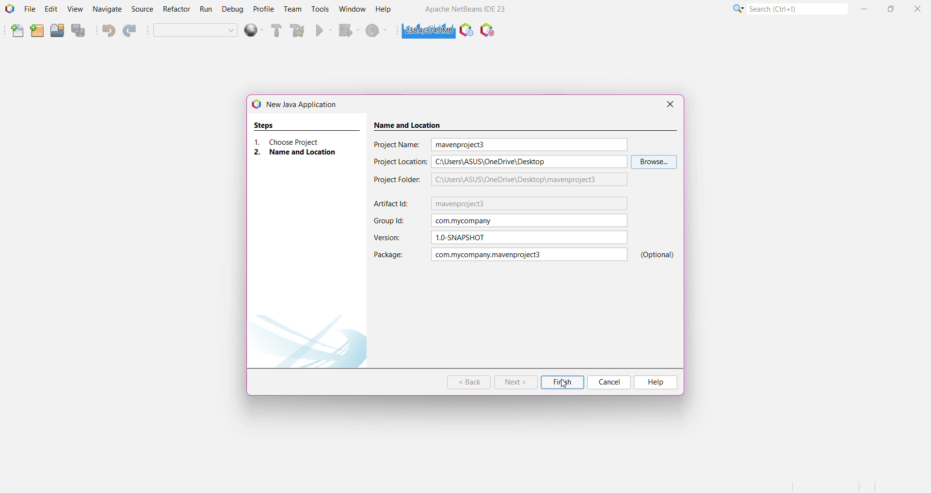 The height and width of the screenshot is (493, 931). Describe the element at coordinates (387, 255) in the screenshot. I see `Package` at that location.